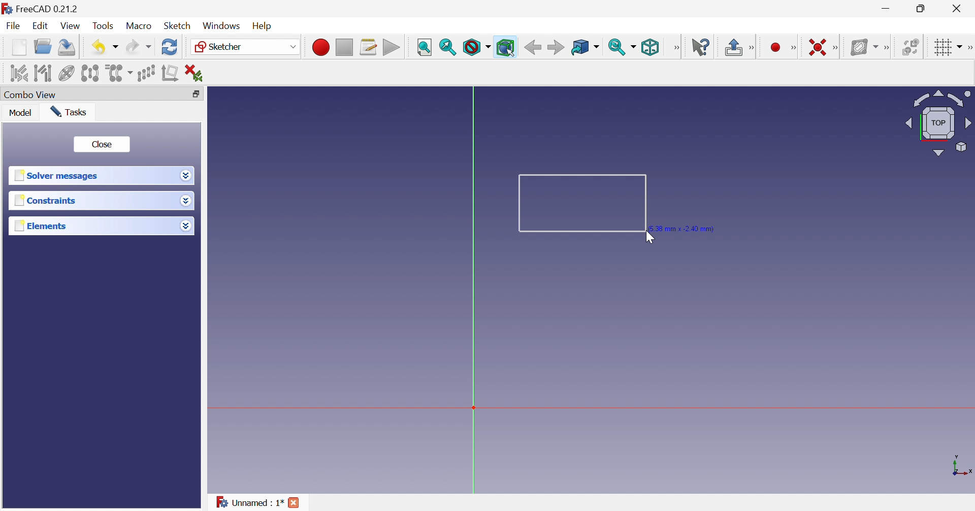  Describe the element at coordinates (369, 48) in the screenshot. I see `Macros...` at that location.